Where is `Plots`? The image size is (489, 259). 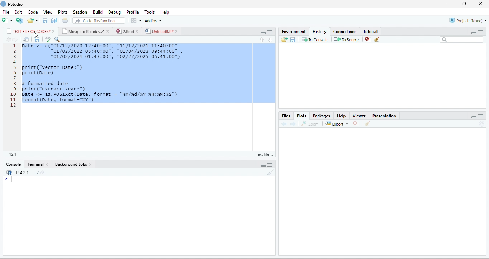
Plots is located at coordinates (302, 116).